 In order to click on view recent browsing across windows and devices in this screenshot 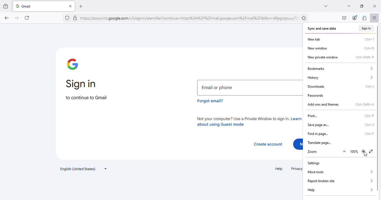, I will do `click(6, 6)`.